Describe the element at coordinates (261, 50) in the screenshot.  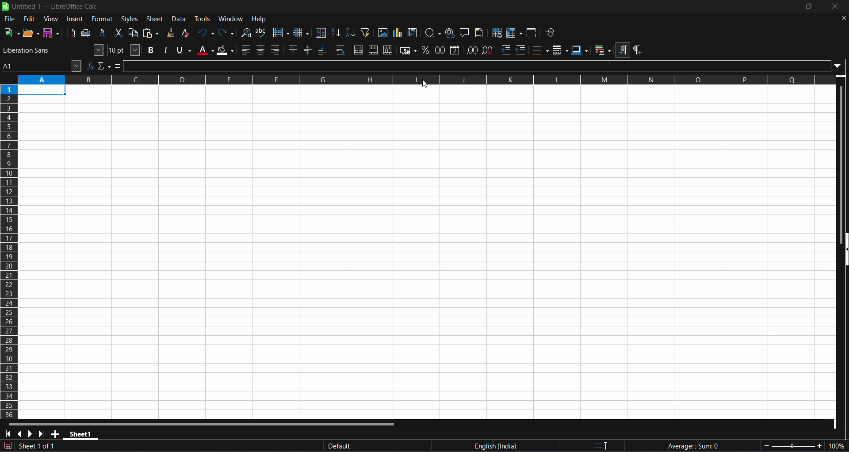
I see `align center` at that location.